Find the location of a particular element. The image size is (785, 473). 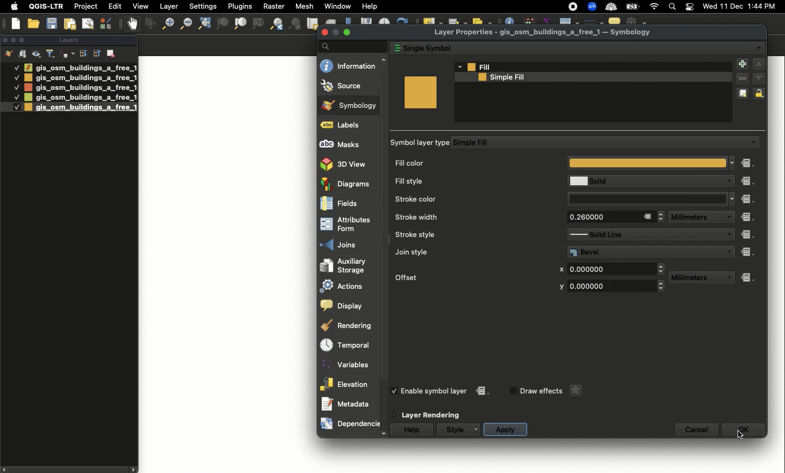

Auxiliary storage is located at coordinates (349, 265).